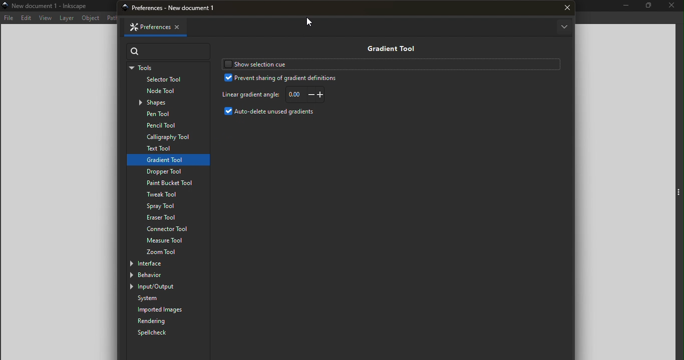 The height and width of the screenshot is (360, 684). I want to click on Tweak tool, so click(166, 195).